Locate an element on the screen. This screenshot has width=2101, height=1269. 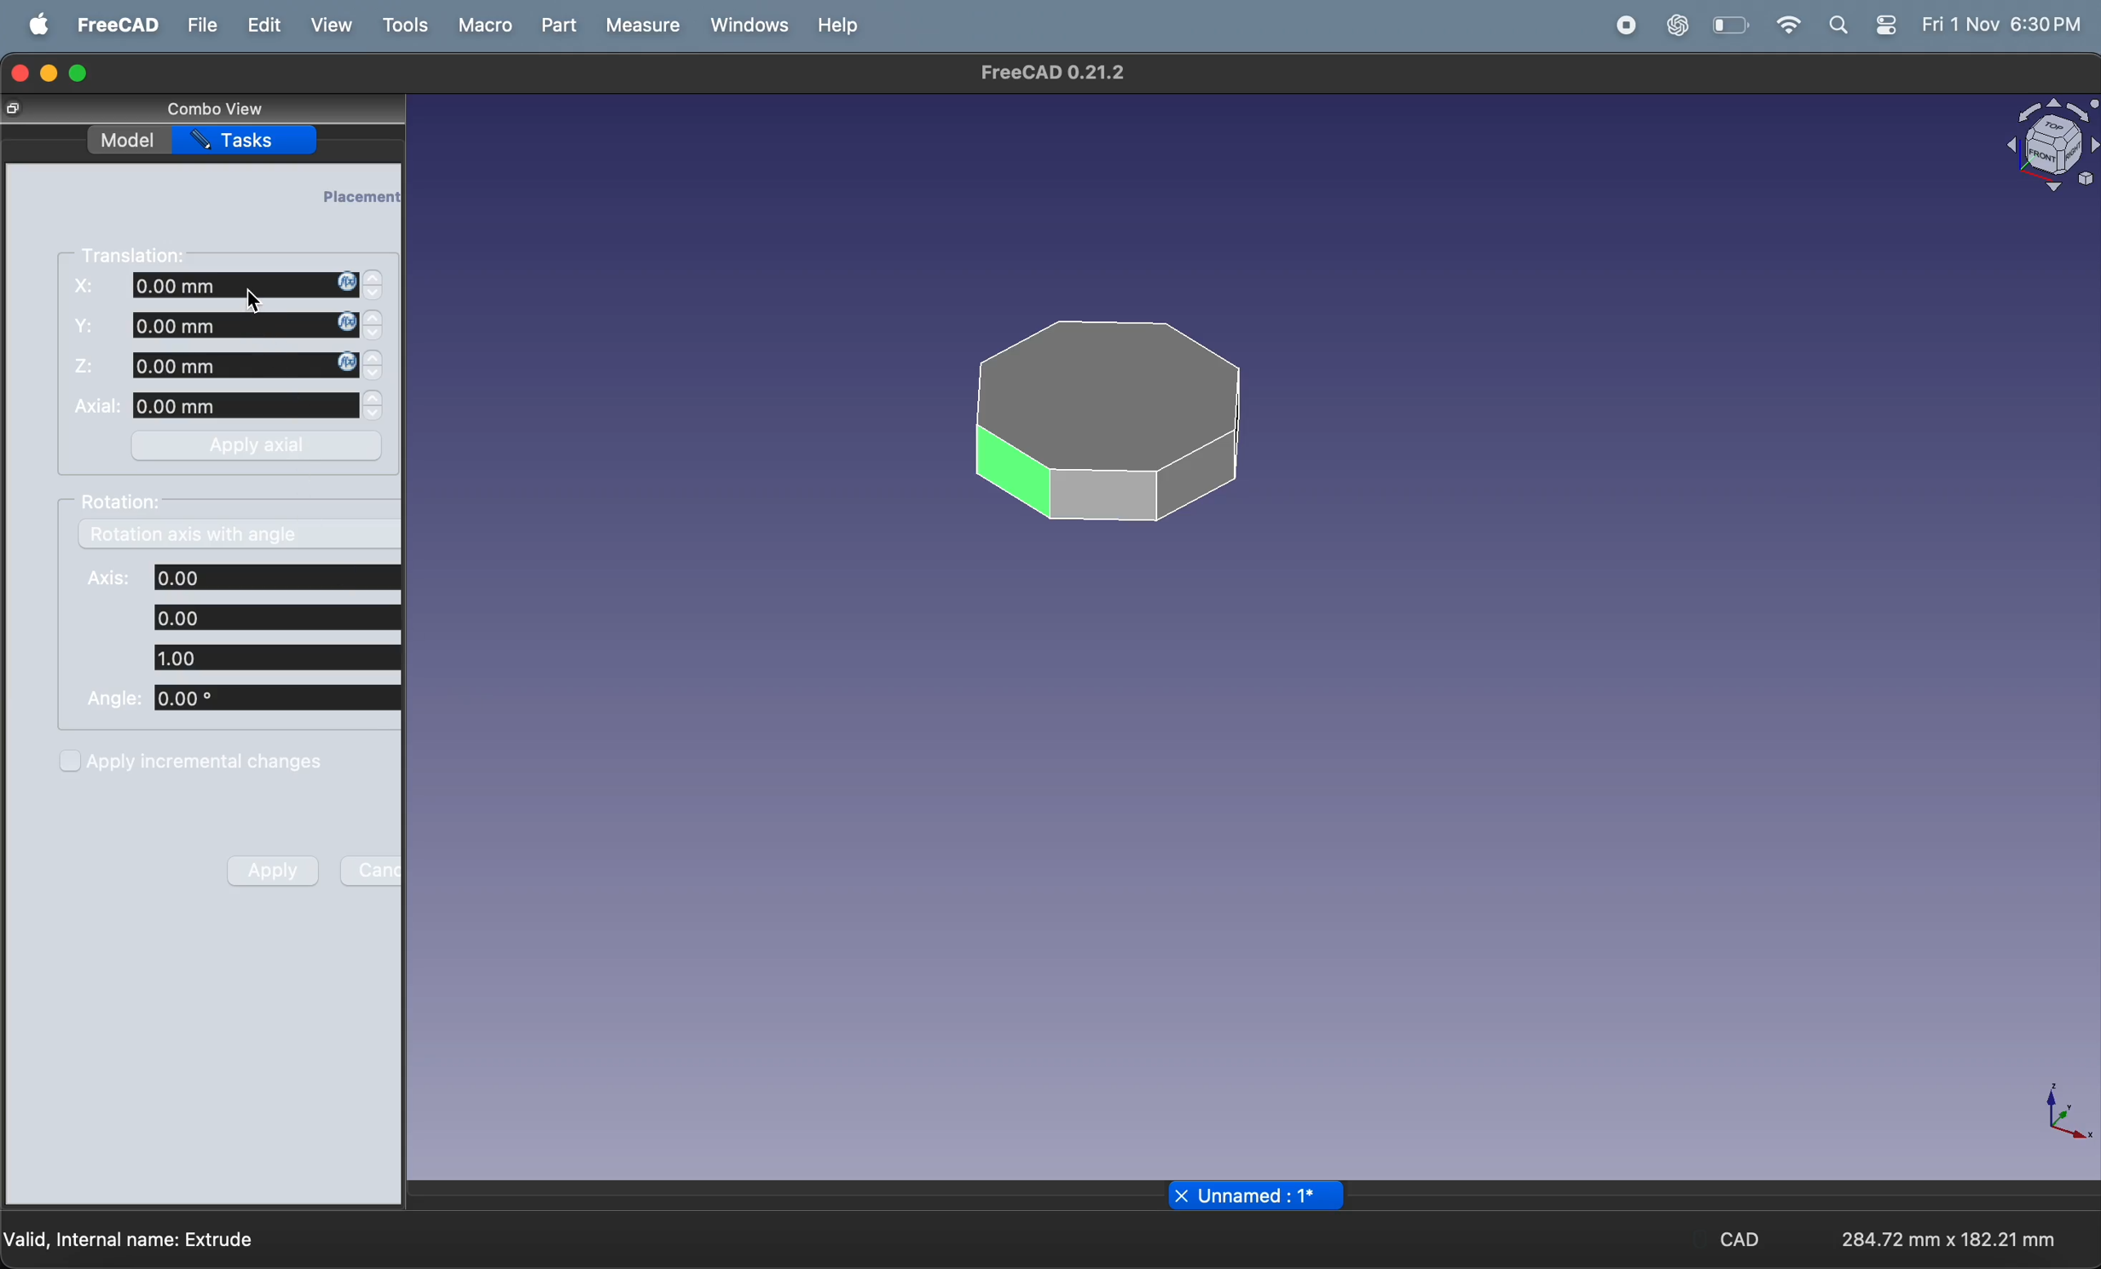
closing window is located at coordinates (18, 71).